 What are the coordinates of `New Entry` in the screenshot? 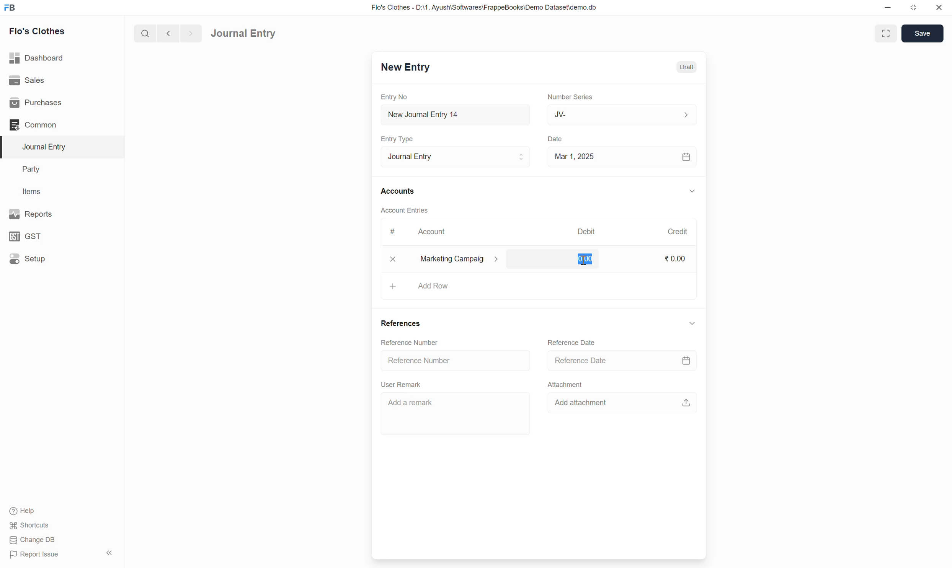 It's located at (405, 66).